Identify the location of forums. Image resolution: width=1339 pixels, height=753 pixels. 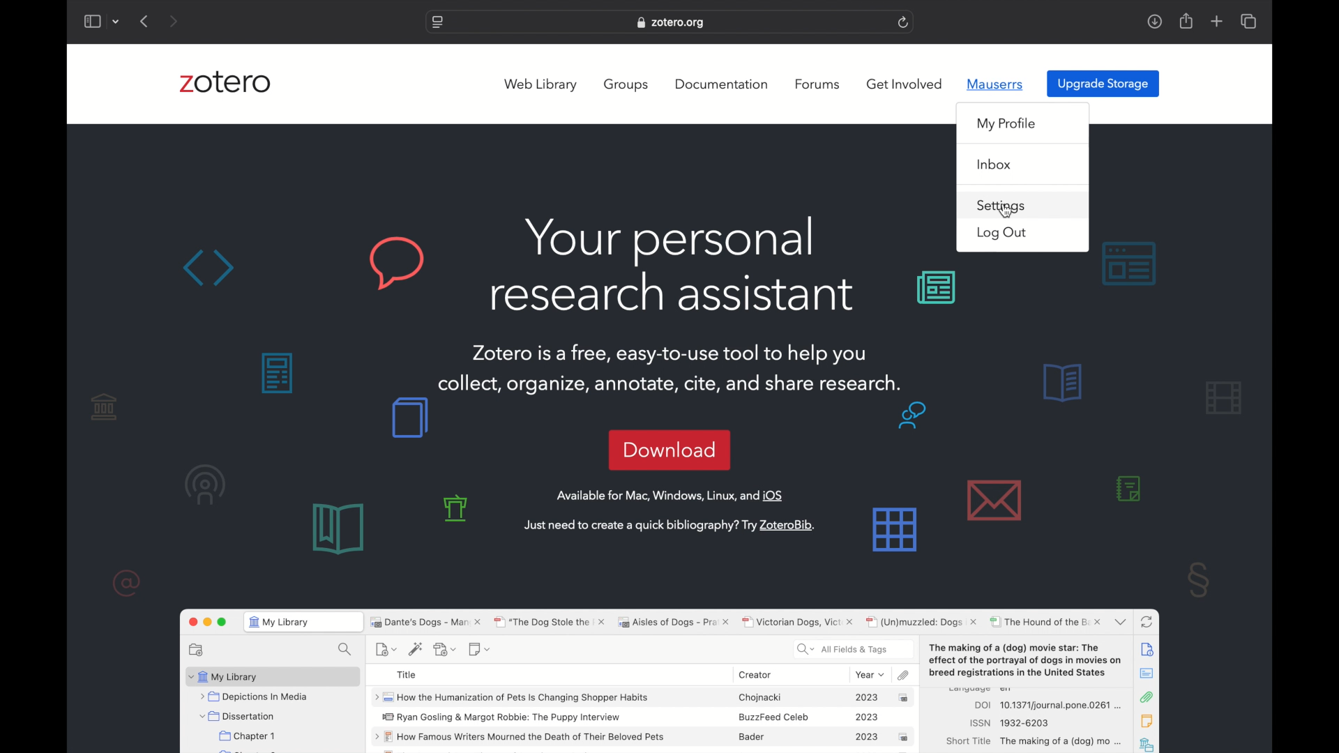
(819, 84).